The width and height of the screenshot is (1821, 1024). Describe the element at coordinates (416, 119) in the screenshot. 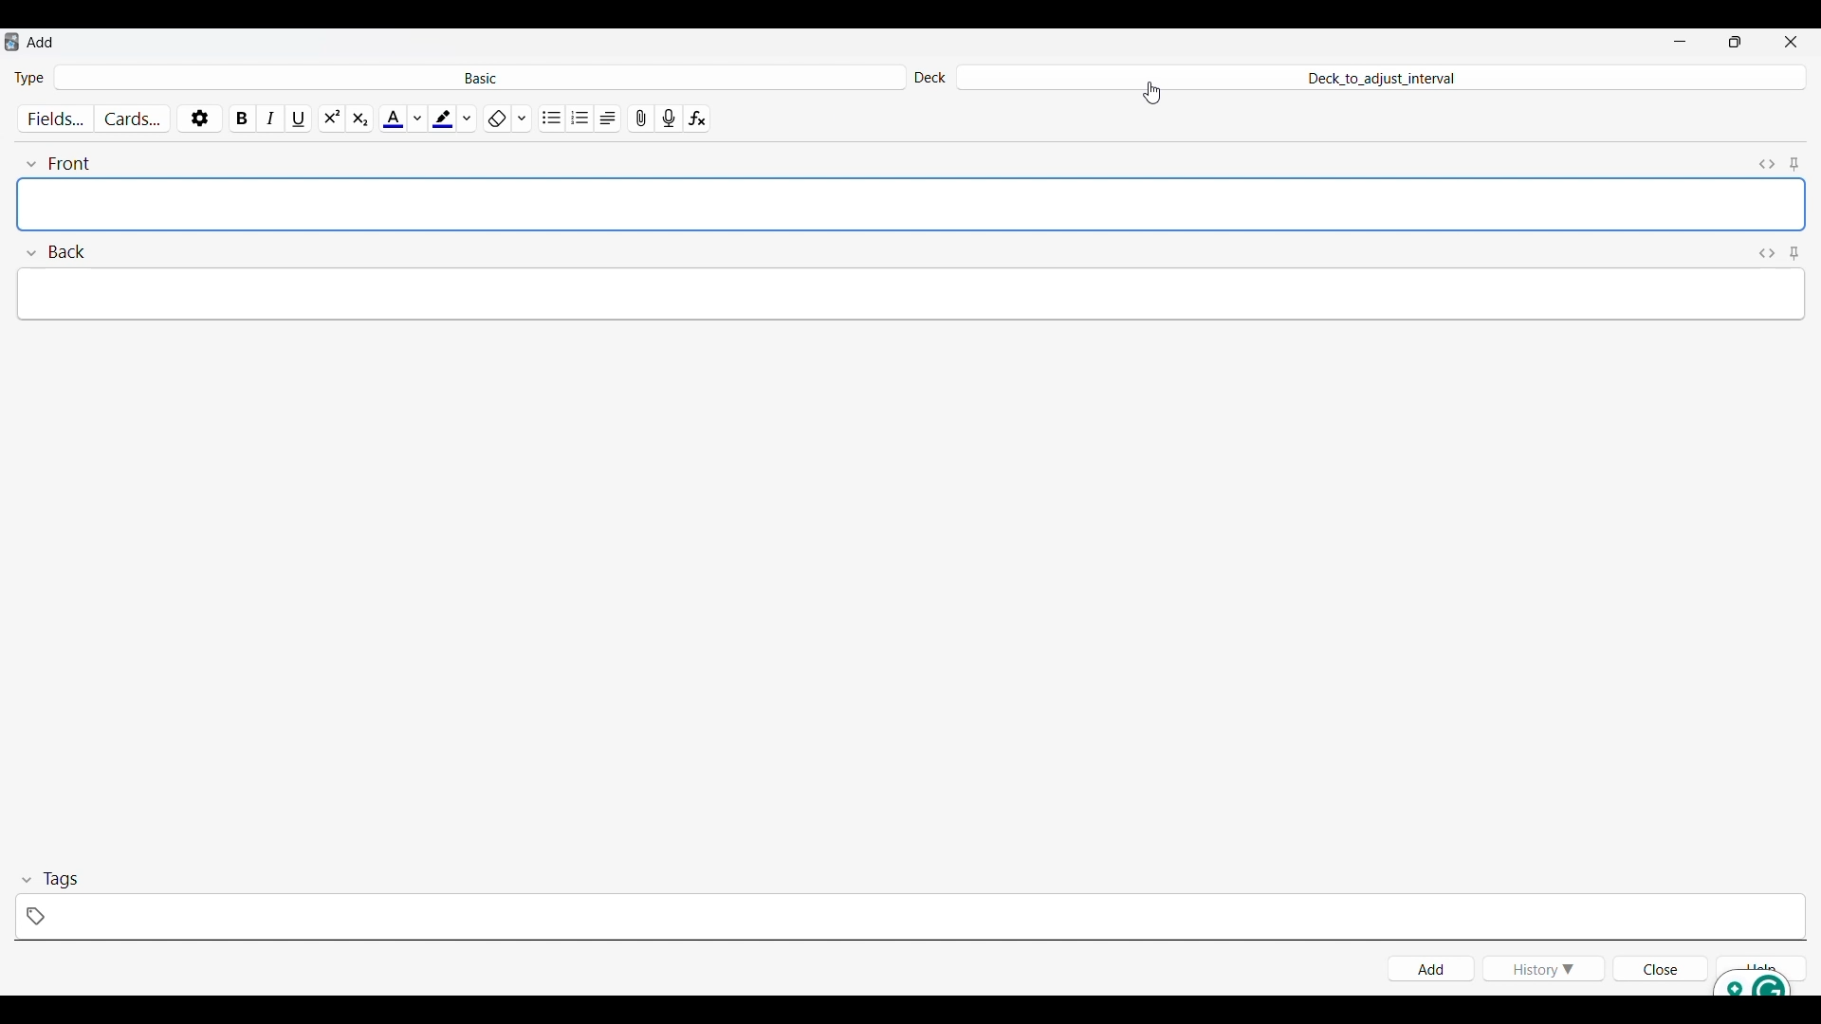

I see `Text color options` at that location.